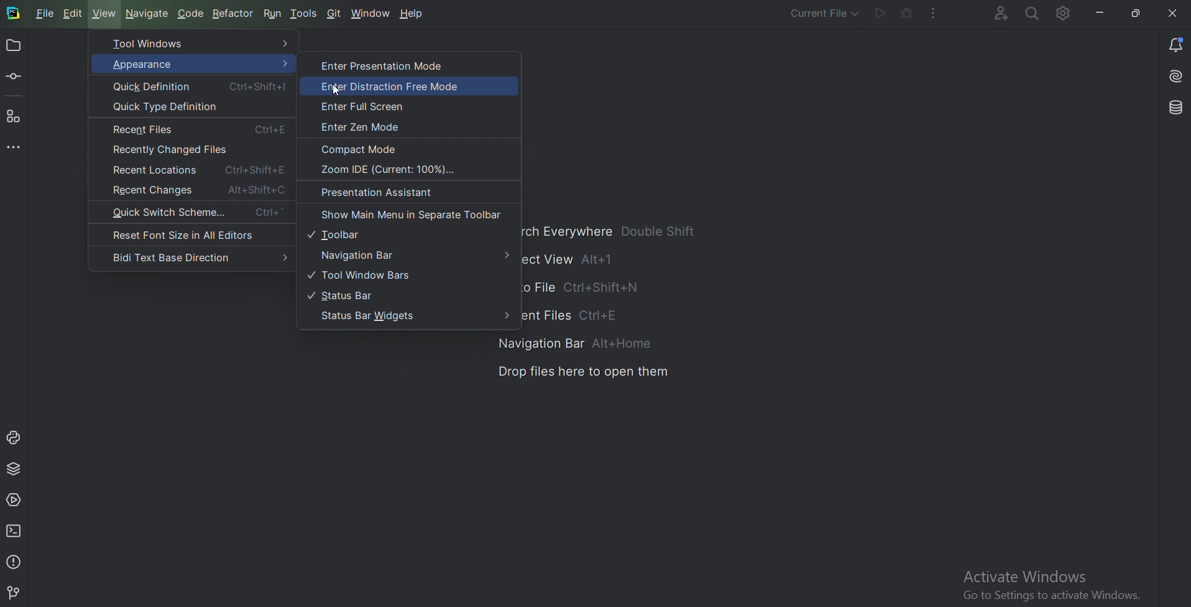 The height and width of the screenshot is (607, 1191). What do you see at coordinates (367, 127) in the screenshot?
I see `Enter Zen mode` at bounding box center [367, 127].